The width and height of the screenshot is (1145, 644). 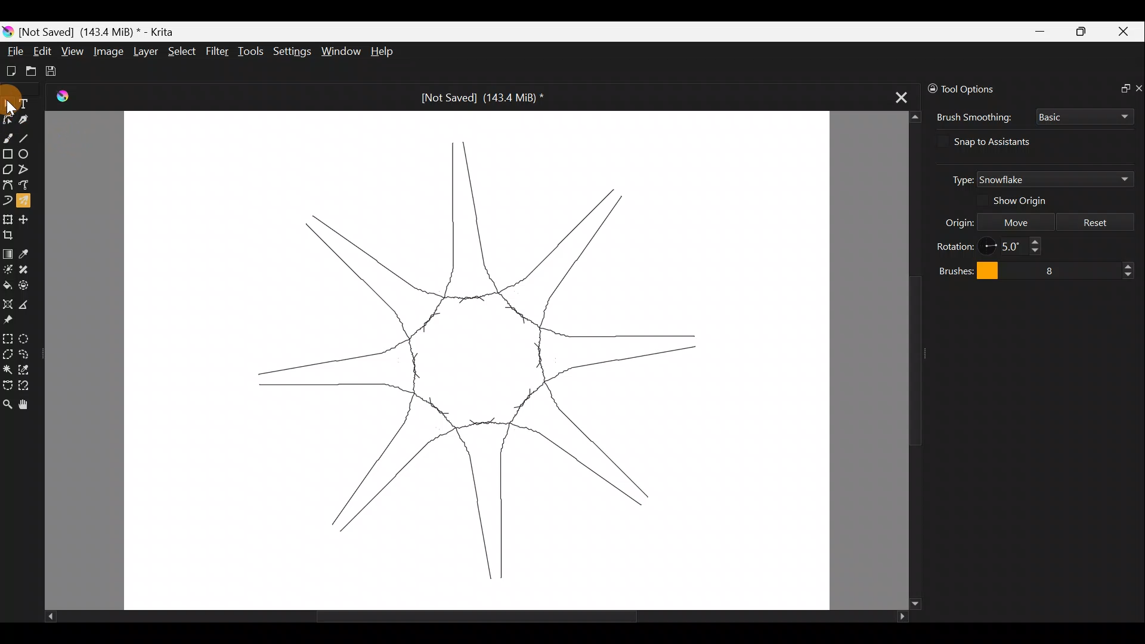 I want to click on Dynamic brush tool, so click(x=7, y=200).